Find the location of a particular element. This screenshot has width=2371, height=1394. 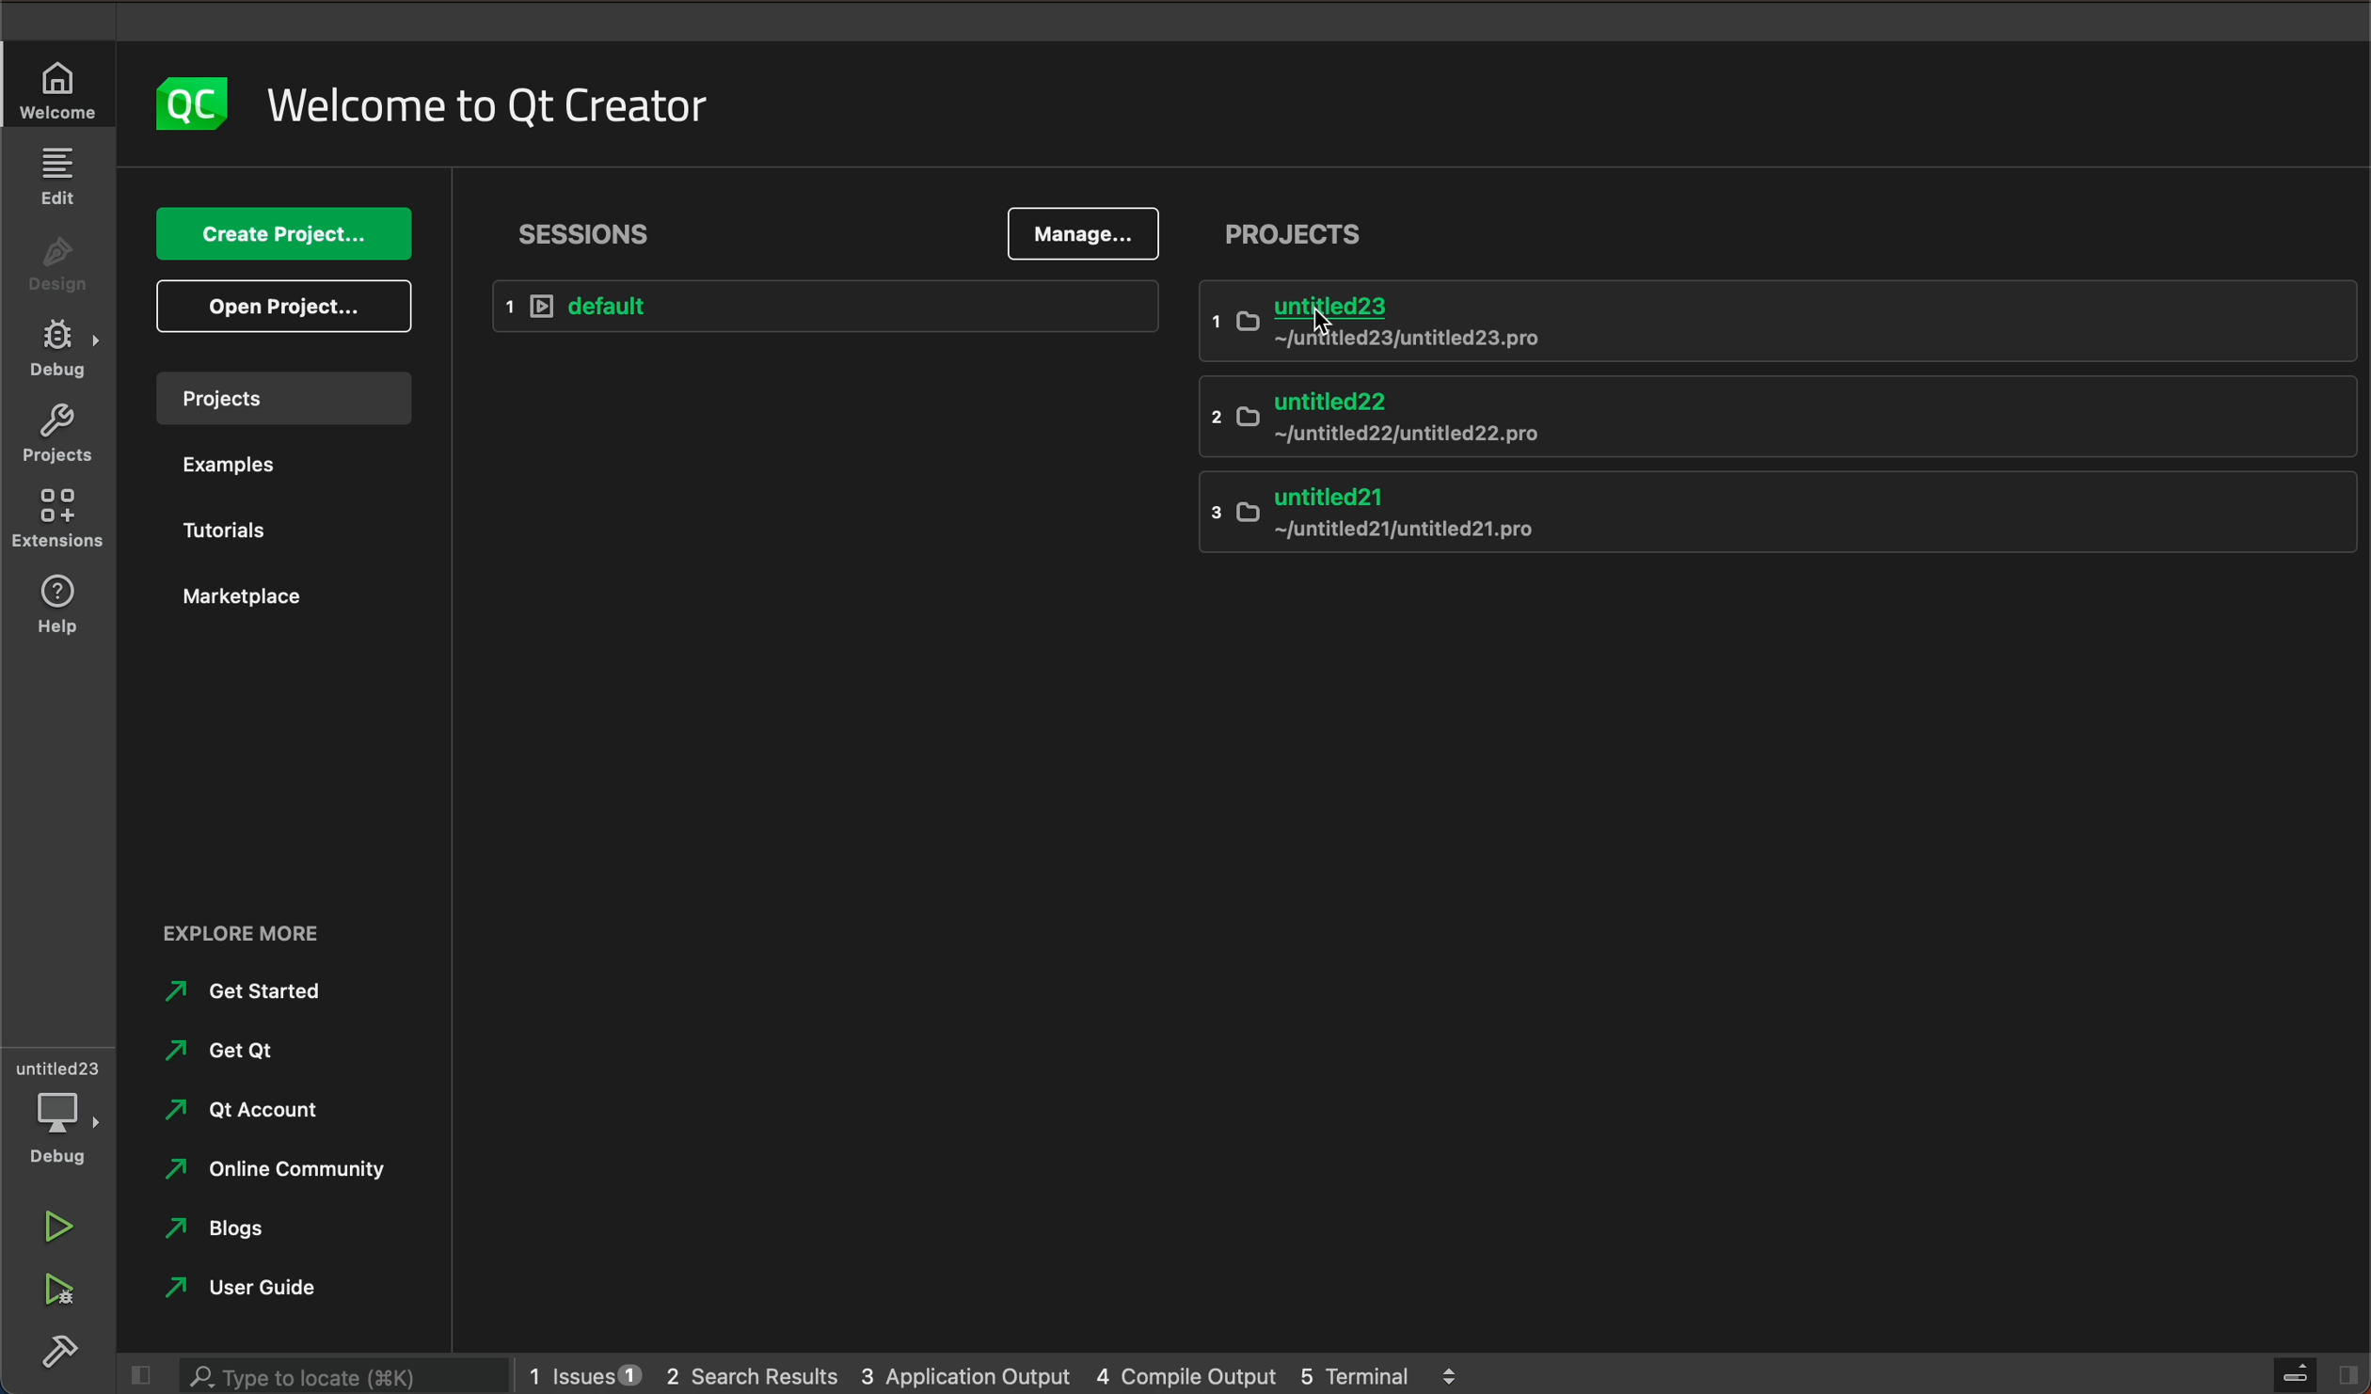

edit is located at coordinates (56, 178).